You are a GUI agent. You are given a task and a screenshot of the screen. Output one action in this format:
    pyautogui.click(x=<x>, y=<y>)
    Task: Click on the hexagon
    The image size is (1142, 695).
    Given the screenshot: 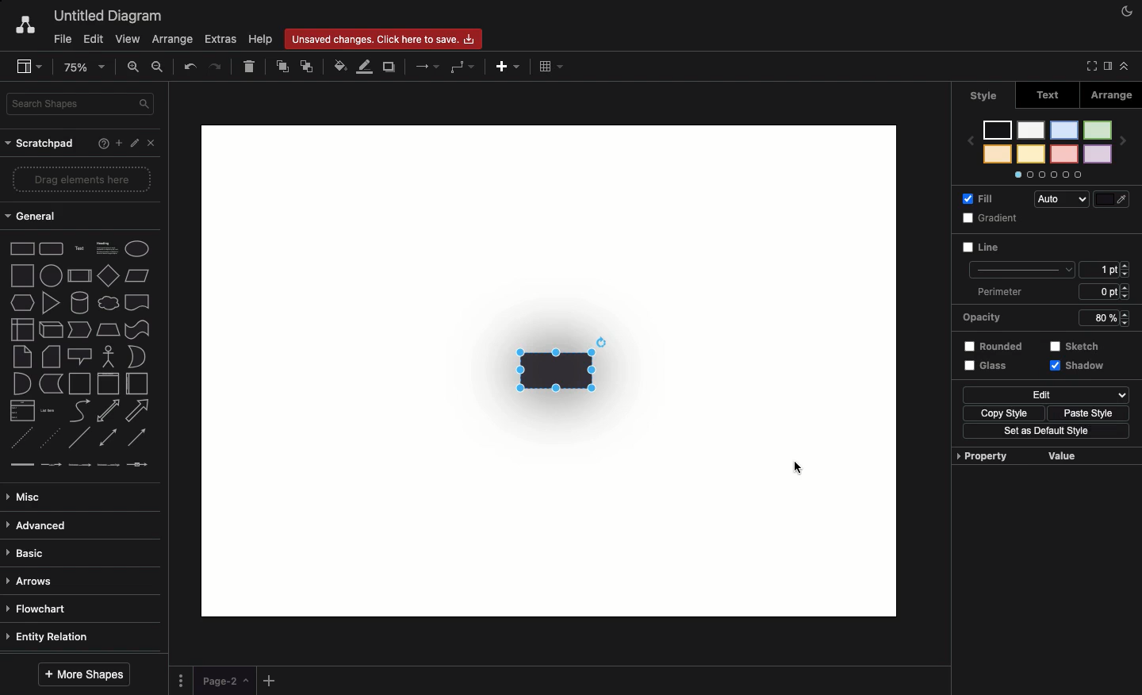 What is the action you would take?
    pyautogui.click(x=20, y=302)
    